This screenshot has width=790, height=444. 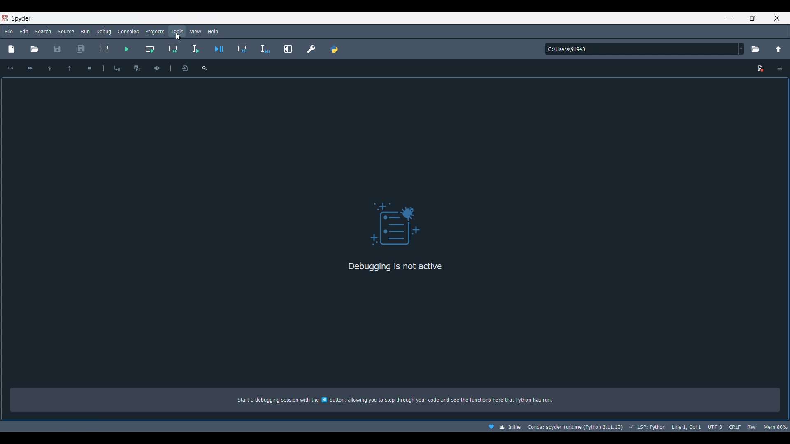 I want to click on File menu, so click(x=9, y=31).